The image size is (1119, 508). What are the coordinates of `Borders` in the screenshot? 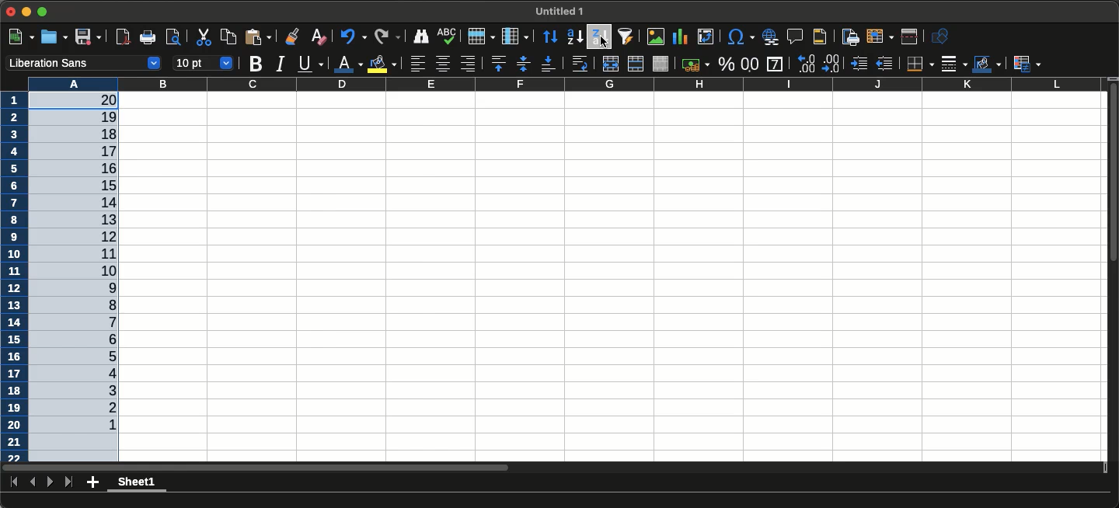 It's located at (918, 64).